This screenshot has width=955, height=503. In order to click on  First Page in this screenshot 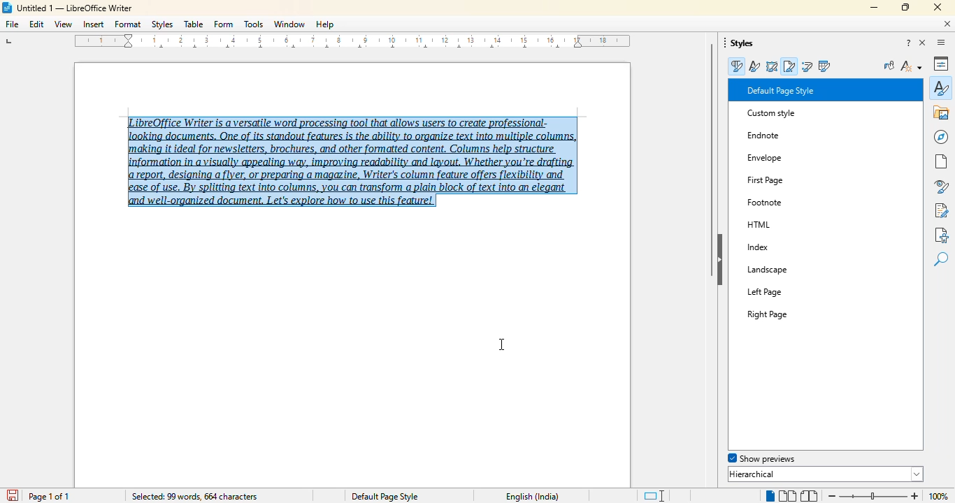, I will do `click(781, 154)`.